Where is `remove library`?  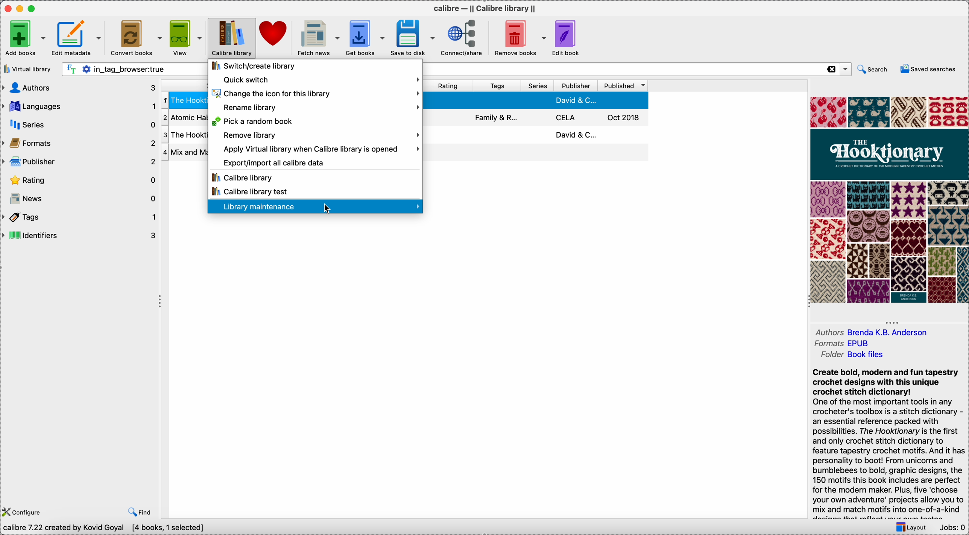 remove library is located at coordinates (320, 136).